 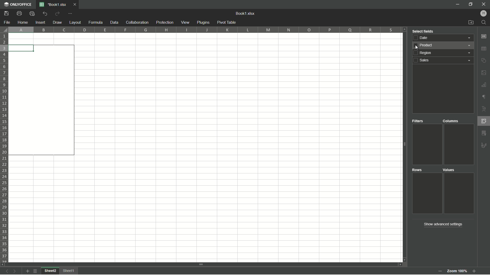 I want to click on hp, so click(x=484, y=13).